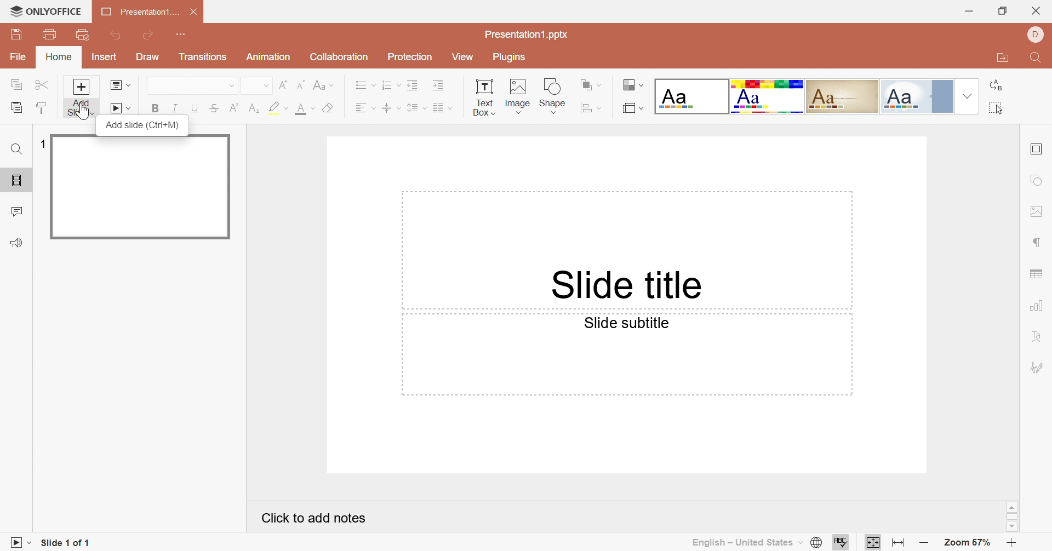 This screenshot has height=551, width=1052. Describe the element at coordinates (15, 150) in the screenshot. I see `Find` at that location.